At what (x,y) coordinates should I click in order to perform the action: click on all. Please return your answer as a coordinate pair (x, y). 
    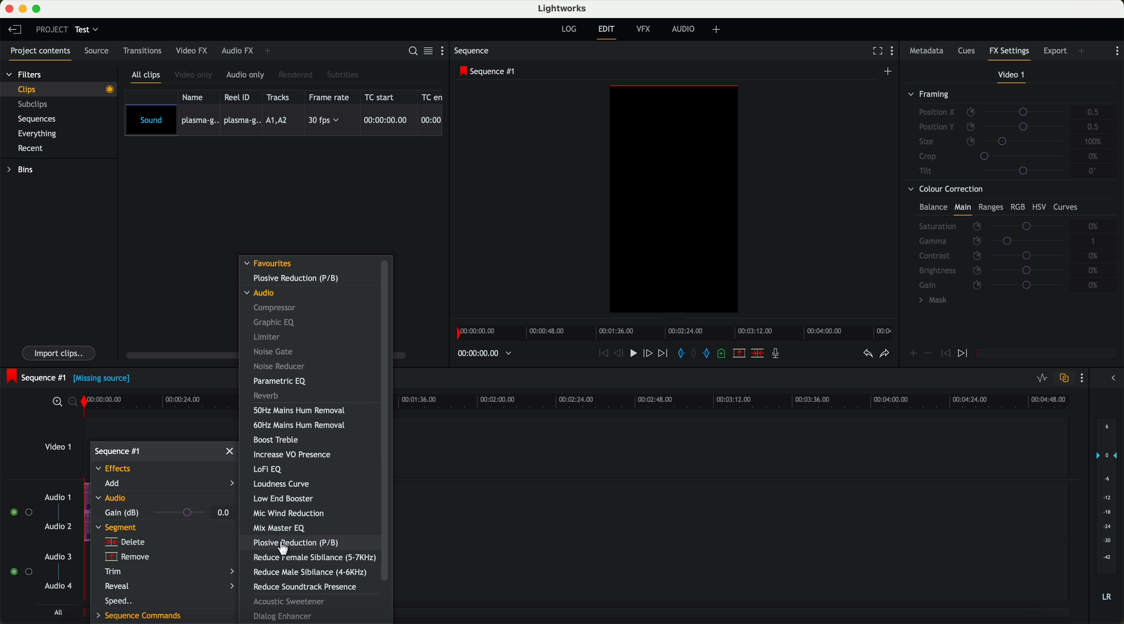
    Looking at the image, I should click on (57, 613).